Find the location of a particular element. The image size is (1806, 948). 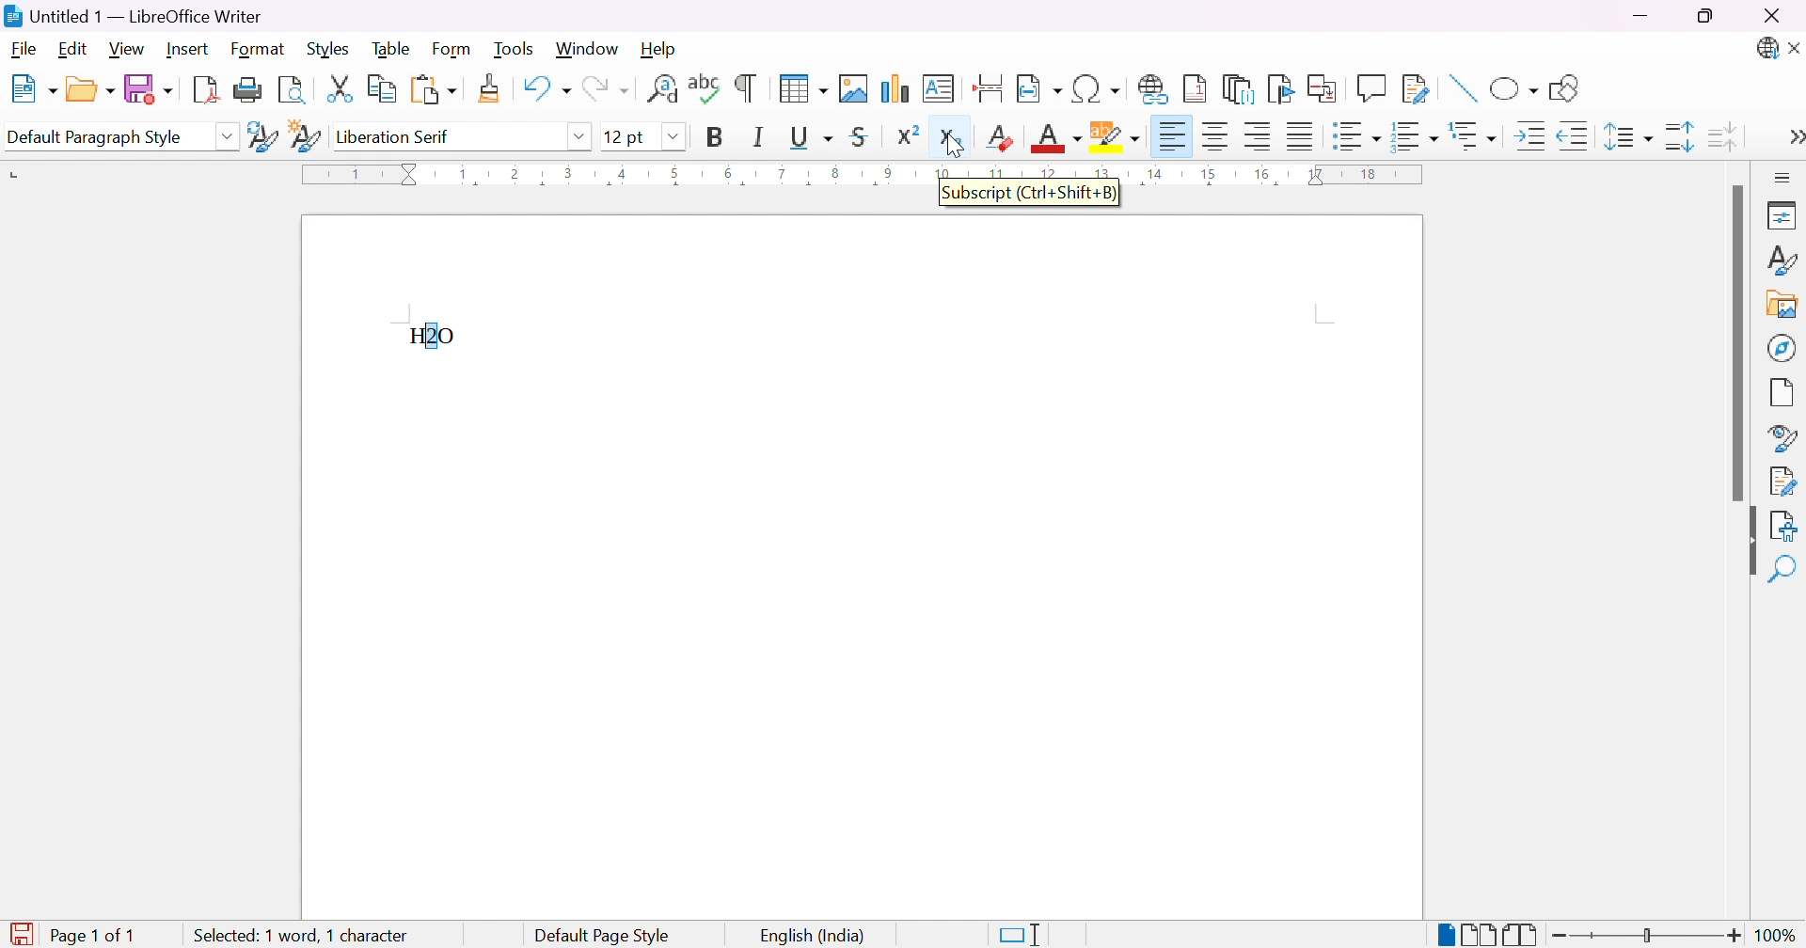

Manage check is located at coordinates (1783, 480).